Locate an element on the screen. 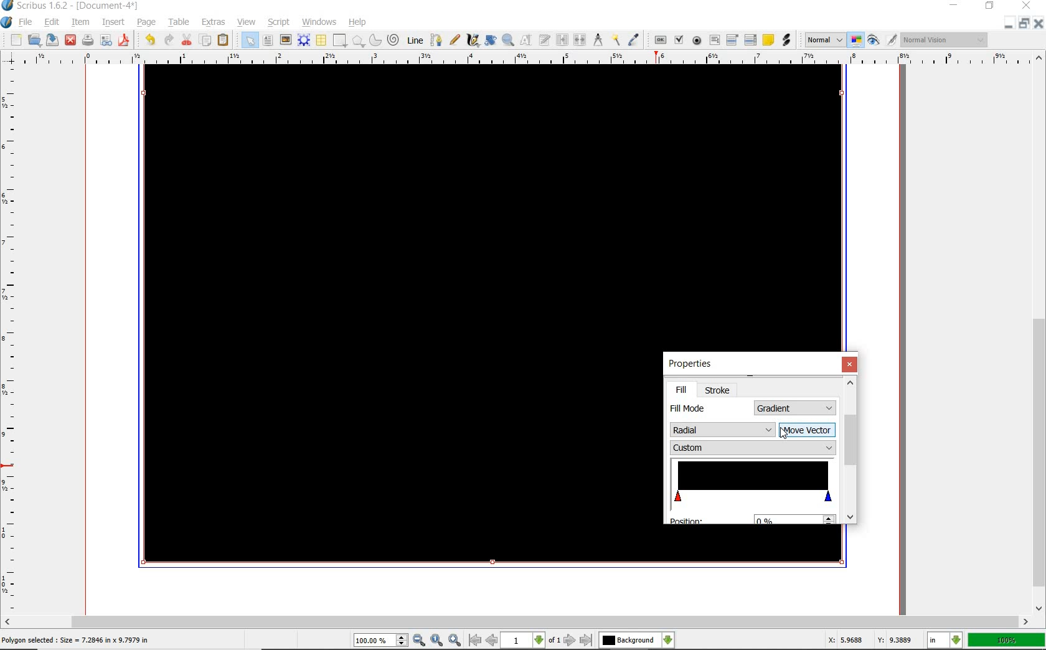 This screenshot has height=650, width=1046. arc is located at coordinates (375, 39).